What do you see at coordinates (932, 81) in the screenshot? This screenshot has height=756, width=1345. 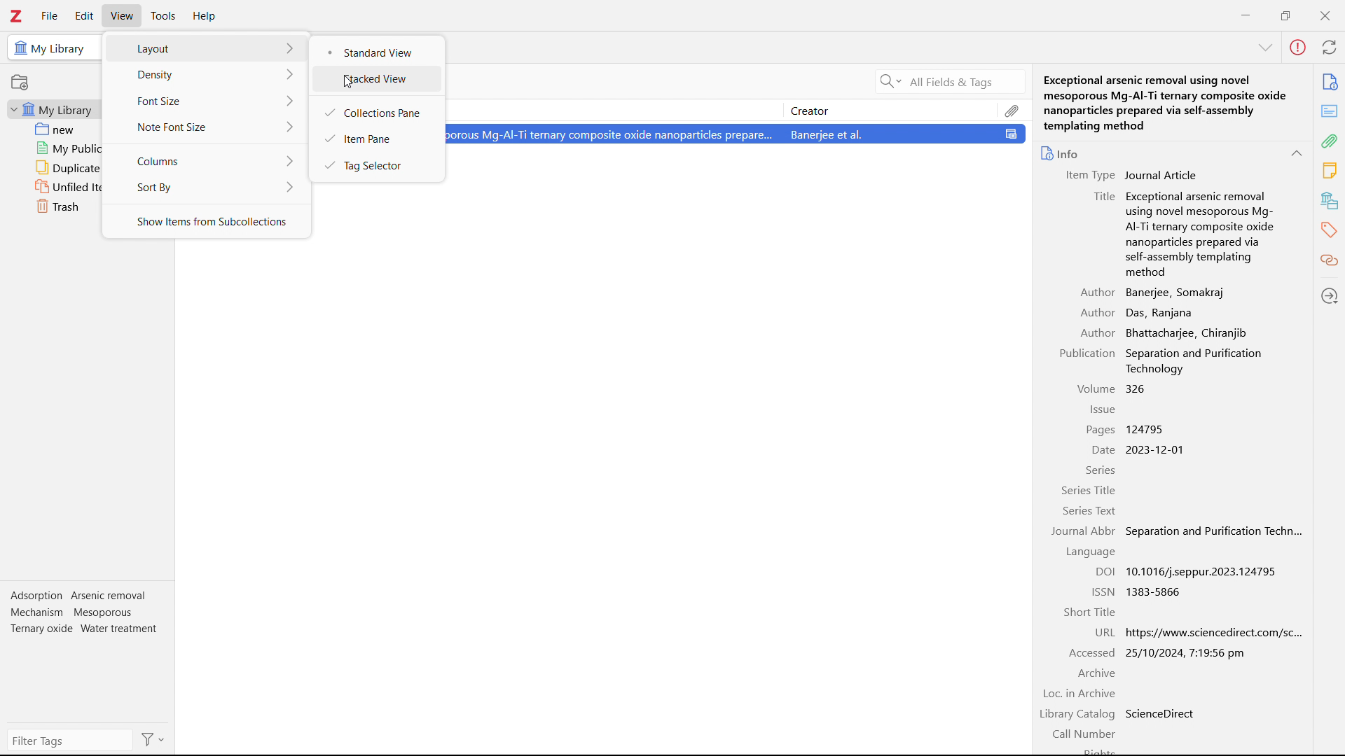 I see `All Fields & Tags` at bounding box center [932, 81].